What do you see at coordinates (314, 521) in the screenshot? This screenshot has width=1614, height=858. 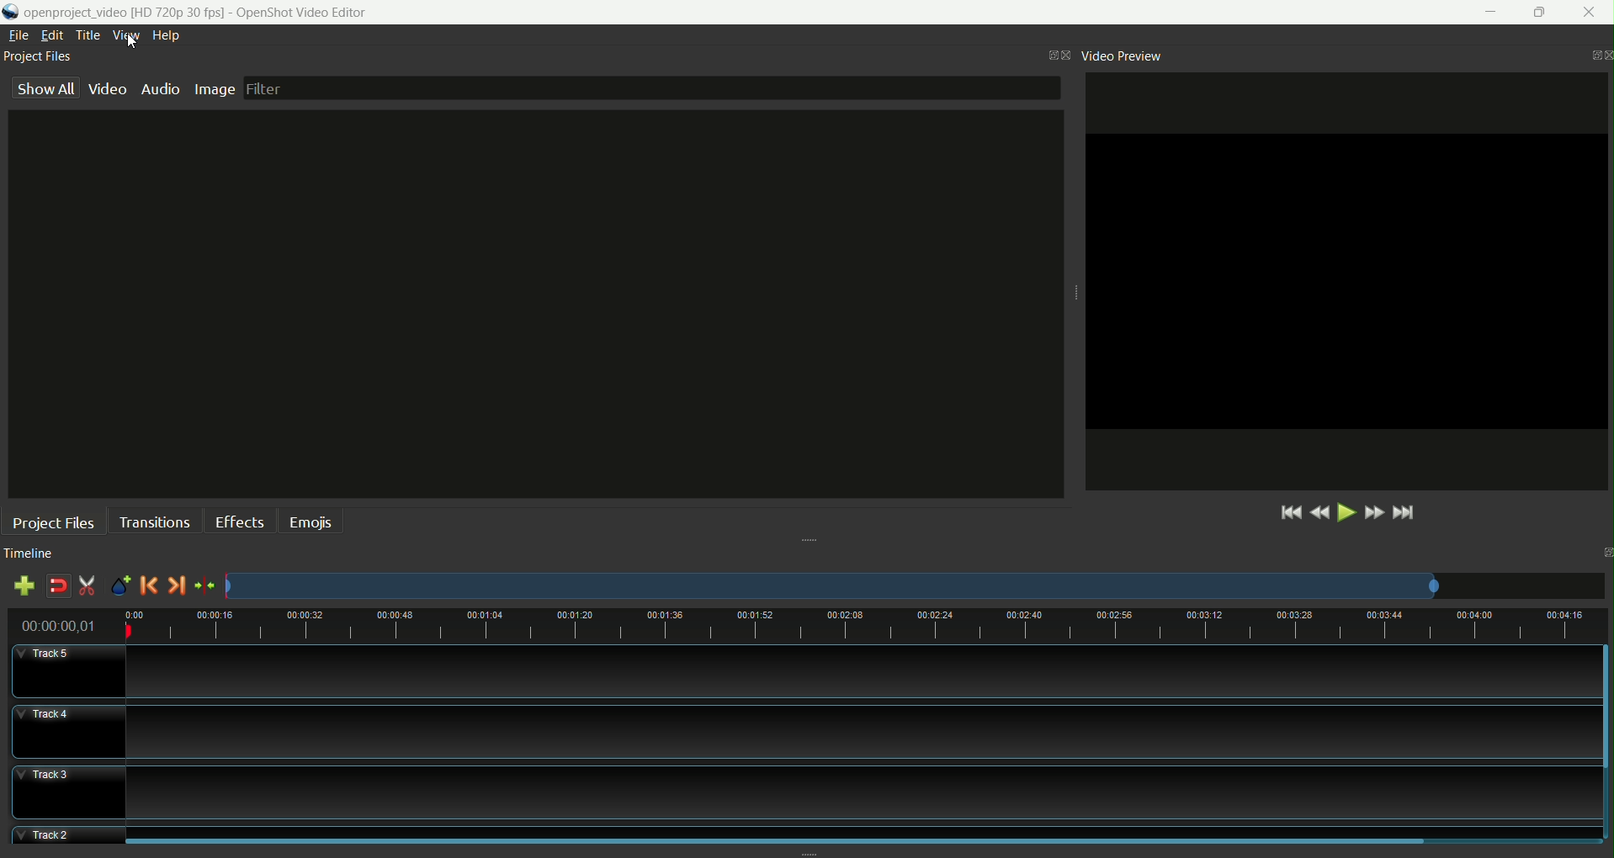 I see `emojis` at bounding box center [314, 521].